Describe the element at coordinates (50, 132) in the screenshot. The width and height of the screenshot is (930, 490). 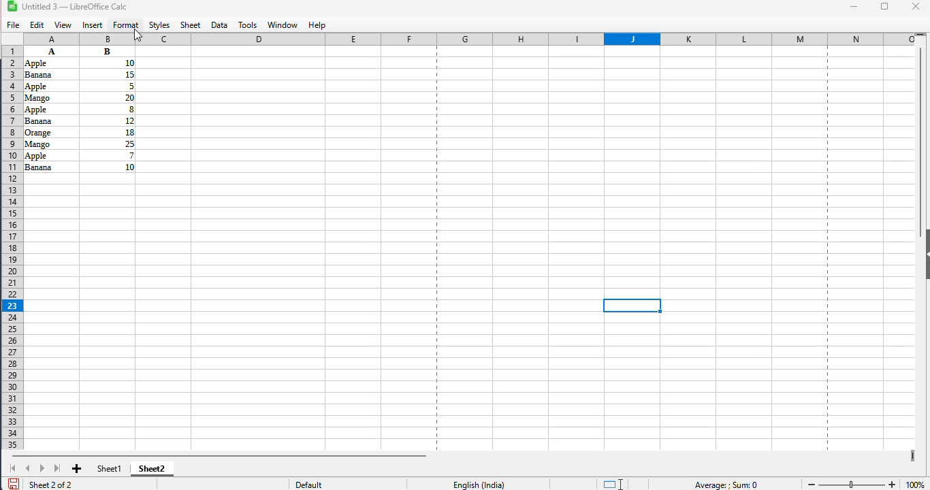
I see `` at that location.